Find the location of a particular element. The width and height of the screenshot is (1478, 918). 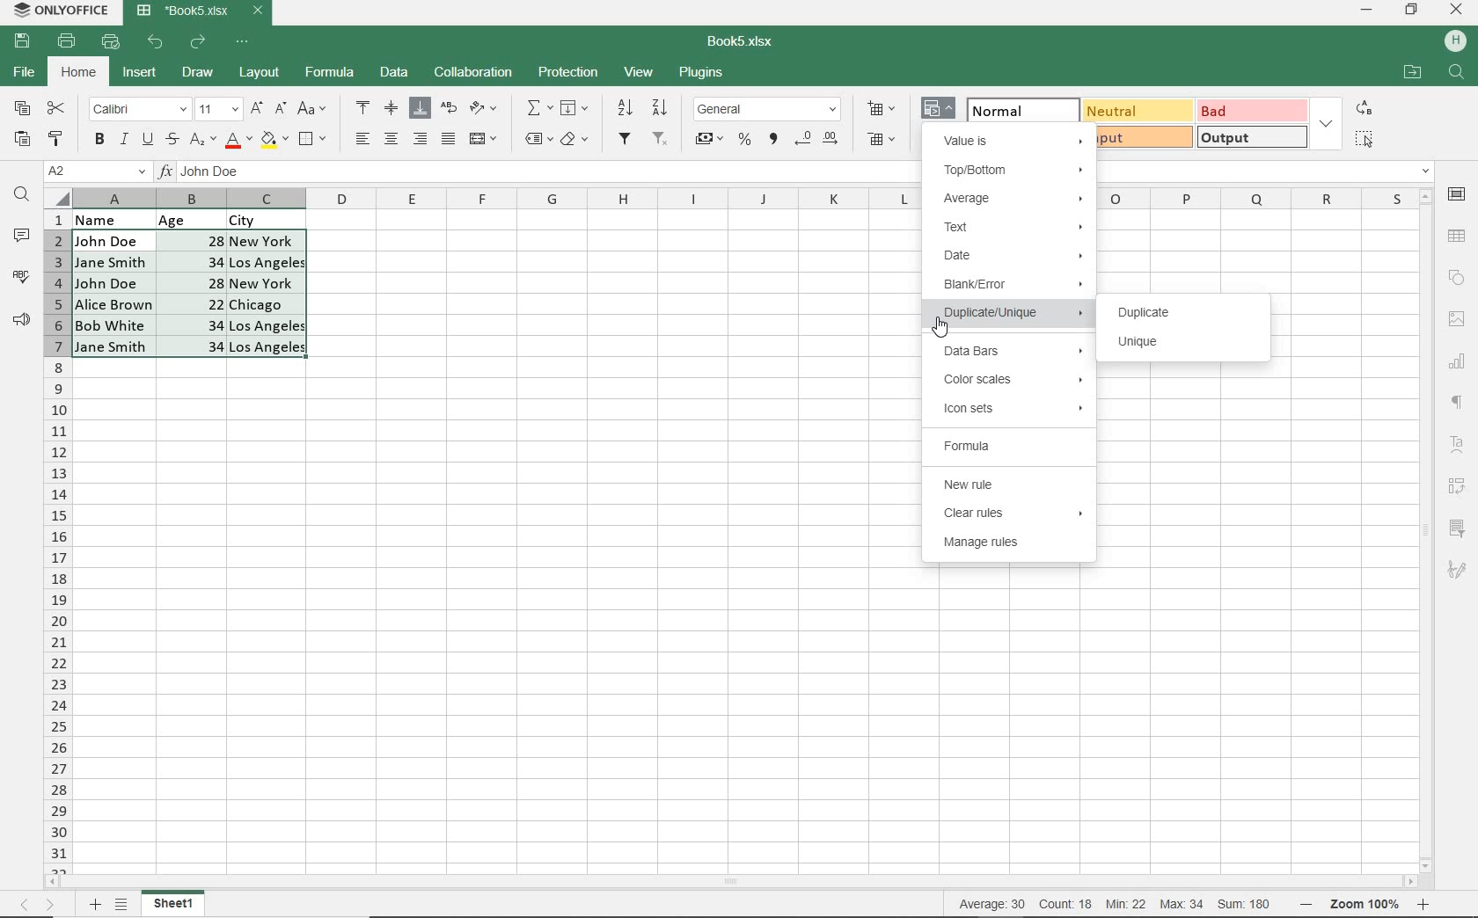

DATA is located at coordinates (203, 218).